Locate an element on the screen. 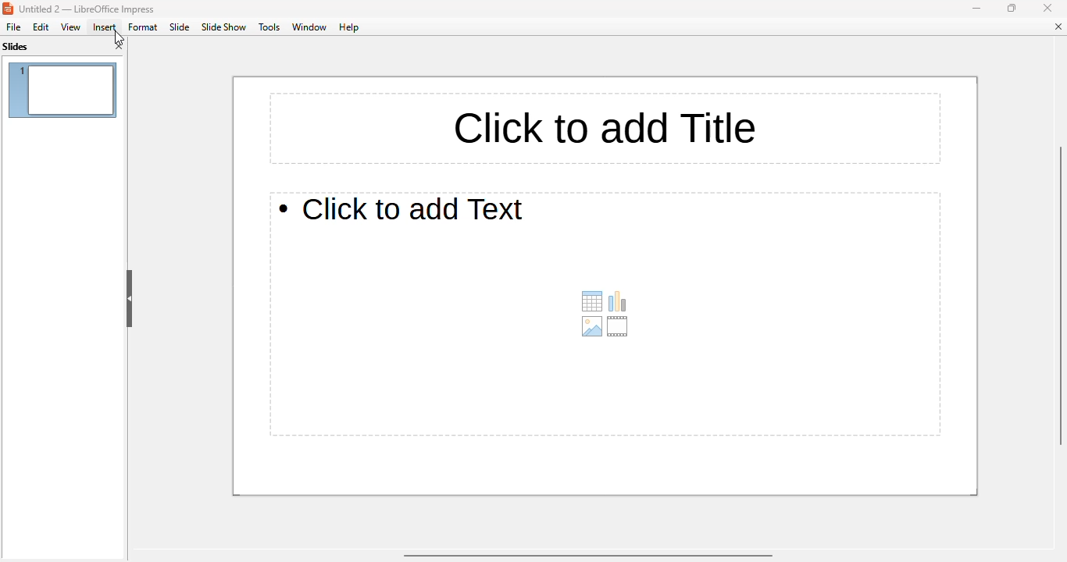 The width and height of the screenshot is (1067, 562). hide is located at coordinates (130, 300).